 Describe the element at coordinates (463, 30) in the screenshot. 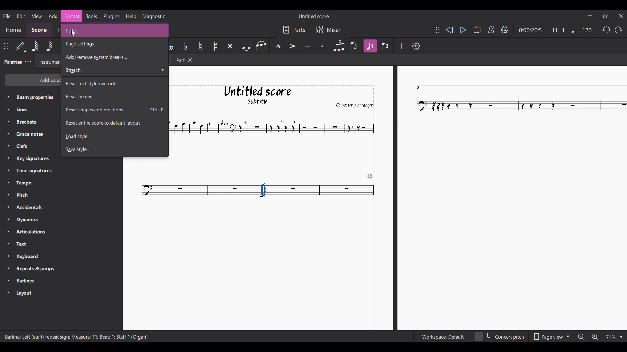

I see `Play` at that location.